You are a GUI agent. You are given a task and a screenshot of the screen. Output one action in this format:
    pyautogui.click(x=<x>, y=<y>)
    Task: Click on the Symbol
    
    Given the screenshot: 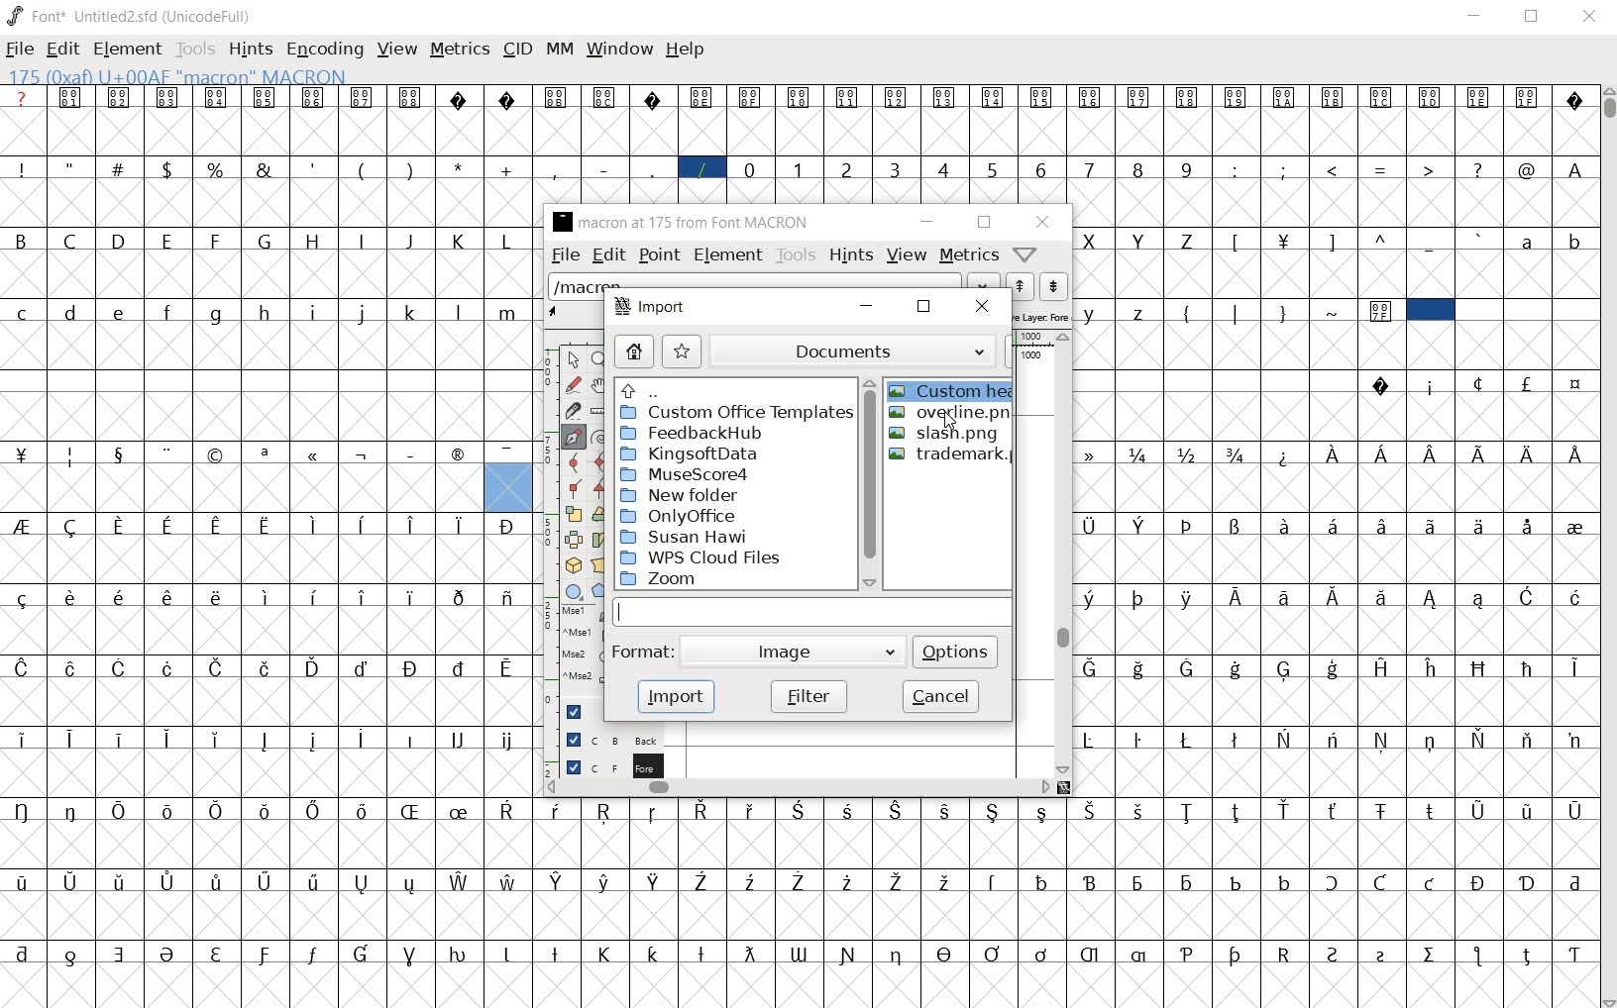 What is the action you would take?
    pyautogui.click(x=1336, y=811)
    